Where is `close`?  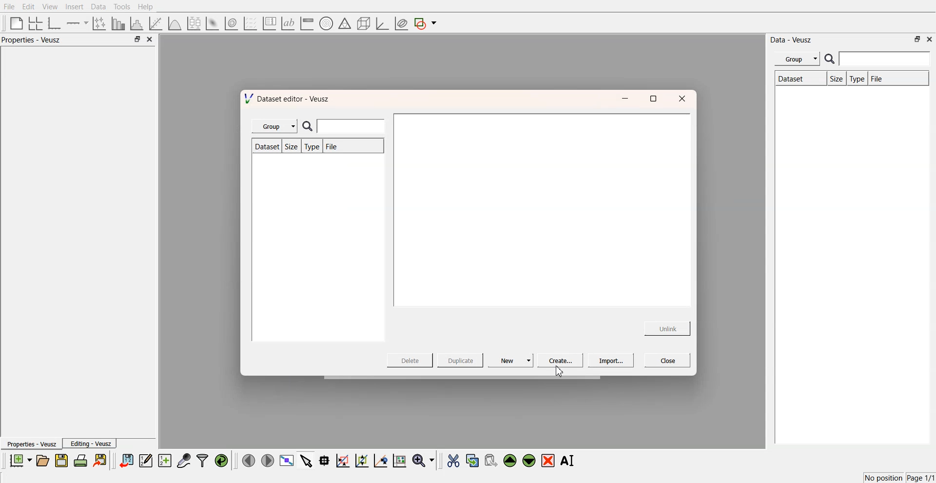 close is located at coordinates (681, 98).